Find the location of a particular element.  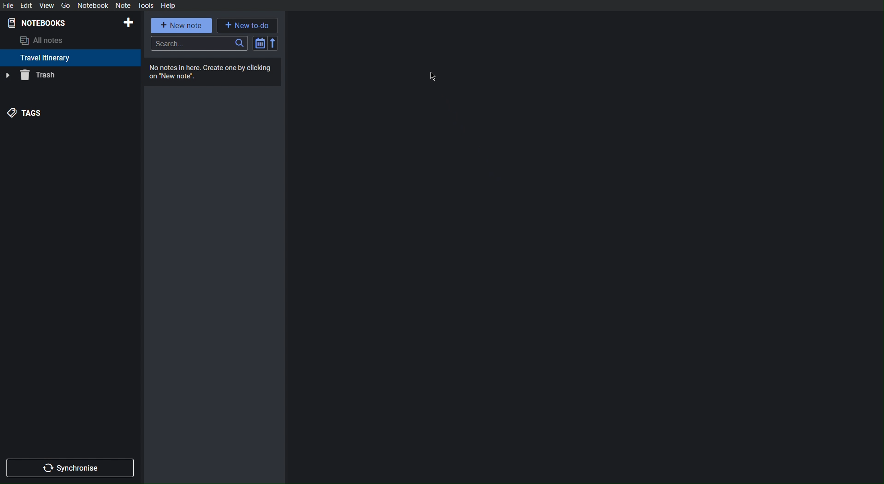

Edit is located at coordinates (27, 5).